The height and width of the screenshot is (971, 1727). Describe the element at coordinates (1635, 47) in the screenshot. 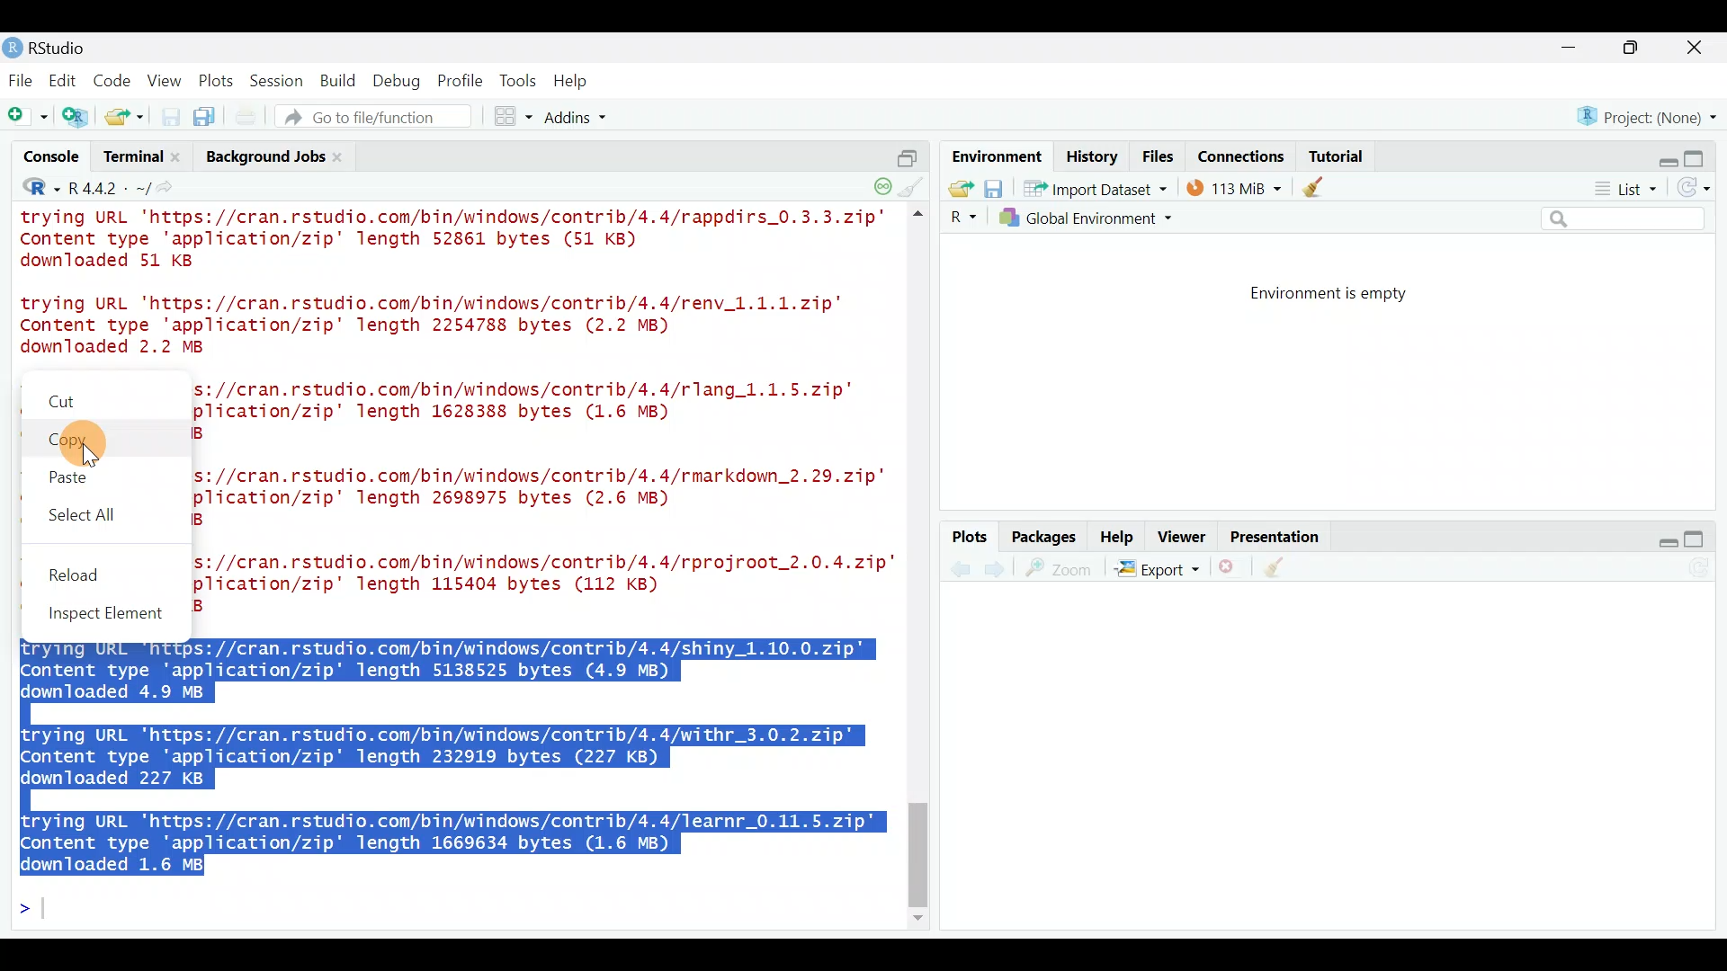

I see `maximize` at that location.